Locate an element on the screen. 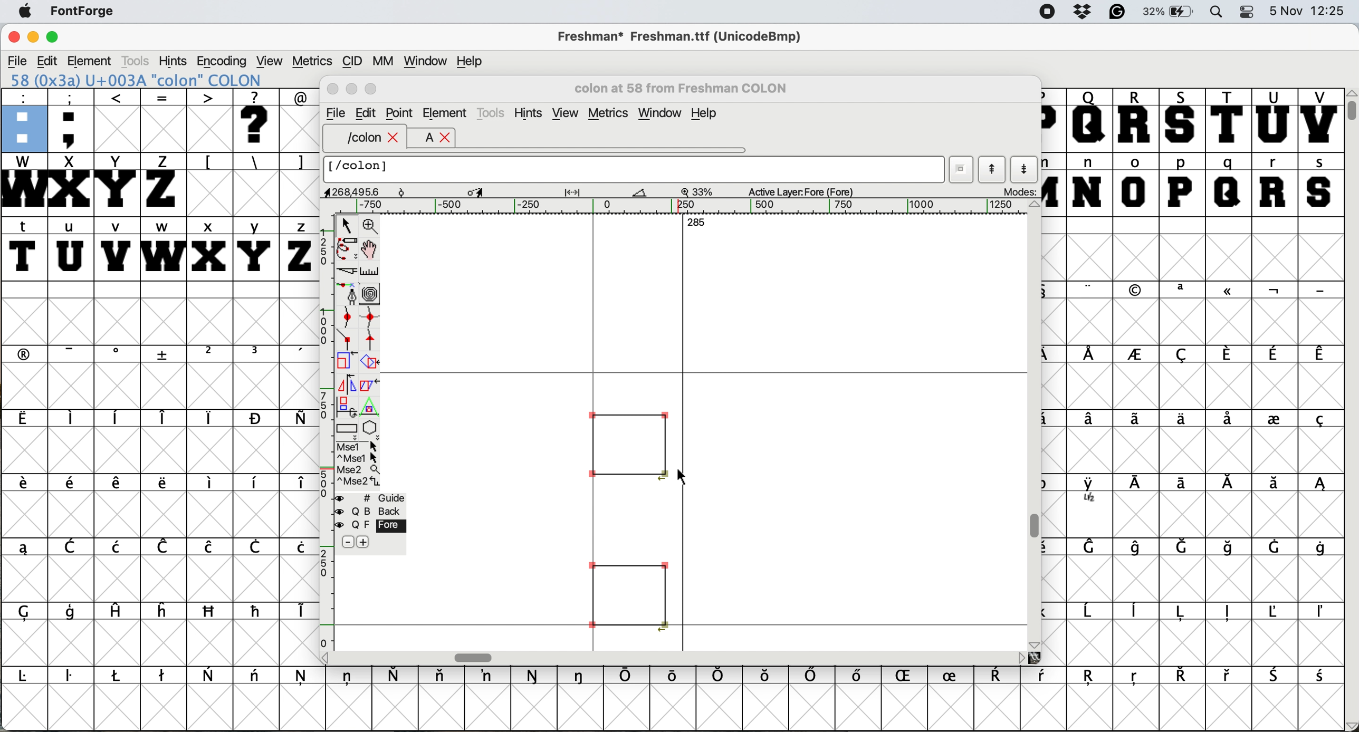 Image resolution: width=1359 pixels, height=732 pixels. symbol is located at coordinates (1137, 417).